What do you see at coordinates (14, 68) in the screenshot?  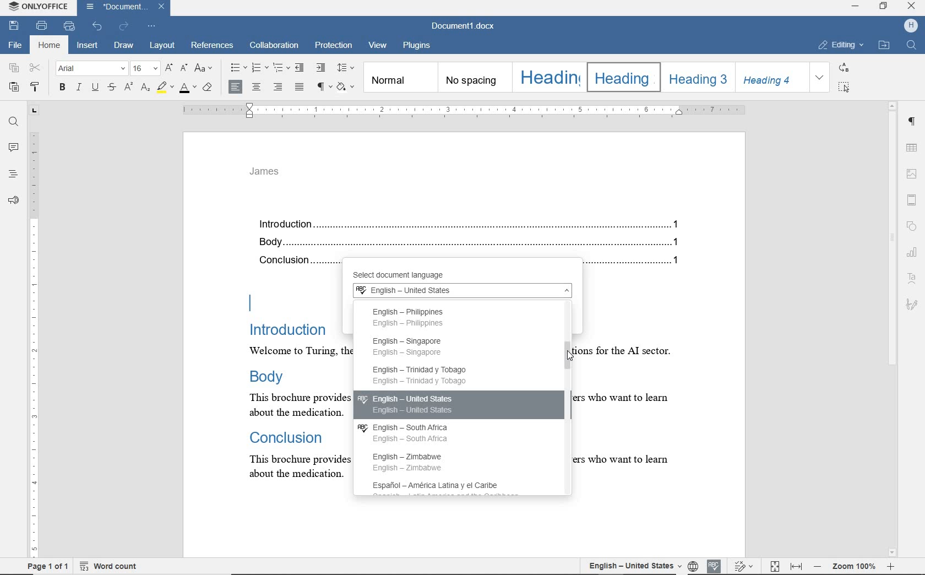 I see `copy` at bounding box center [14, 68].